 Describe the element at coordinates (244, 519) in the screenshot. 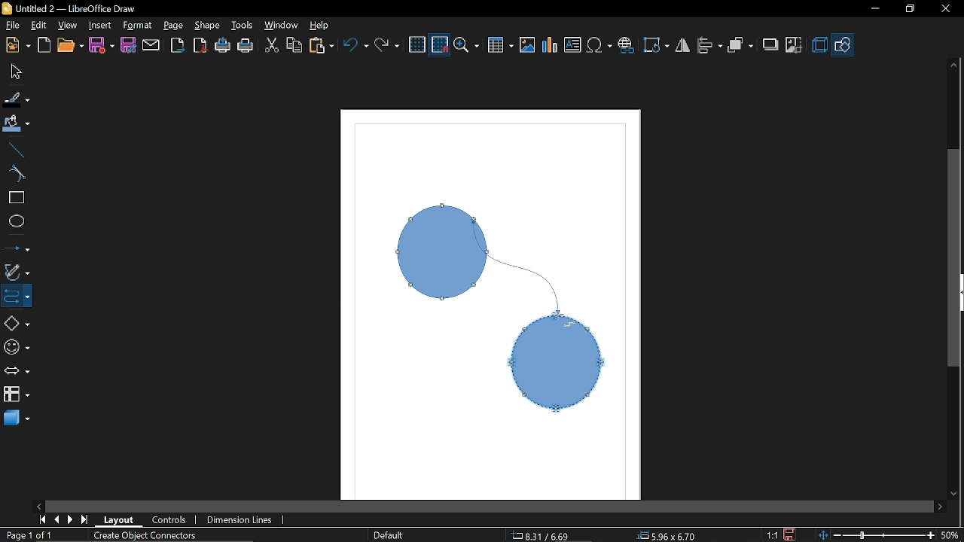

I see `Dimension lines` at that location.